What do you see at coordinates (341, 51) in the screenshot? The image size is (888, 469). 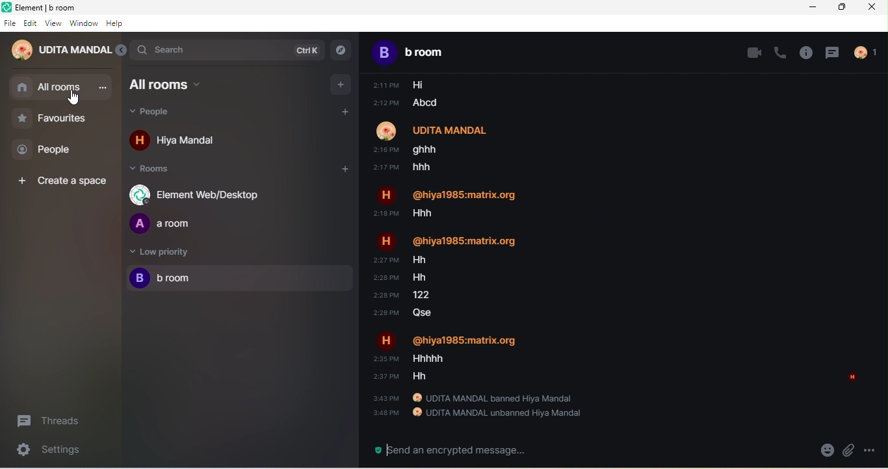 I see `explore` at bounding box center [341, 51].